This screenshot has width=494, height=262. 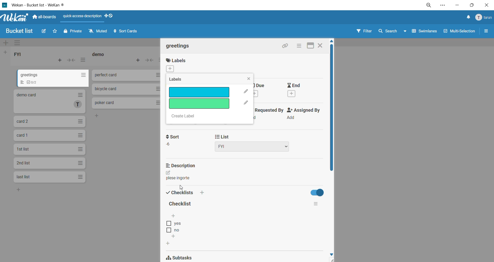 I want to click on card 1, so click(x=51, y=136).